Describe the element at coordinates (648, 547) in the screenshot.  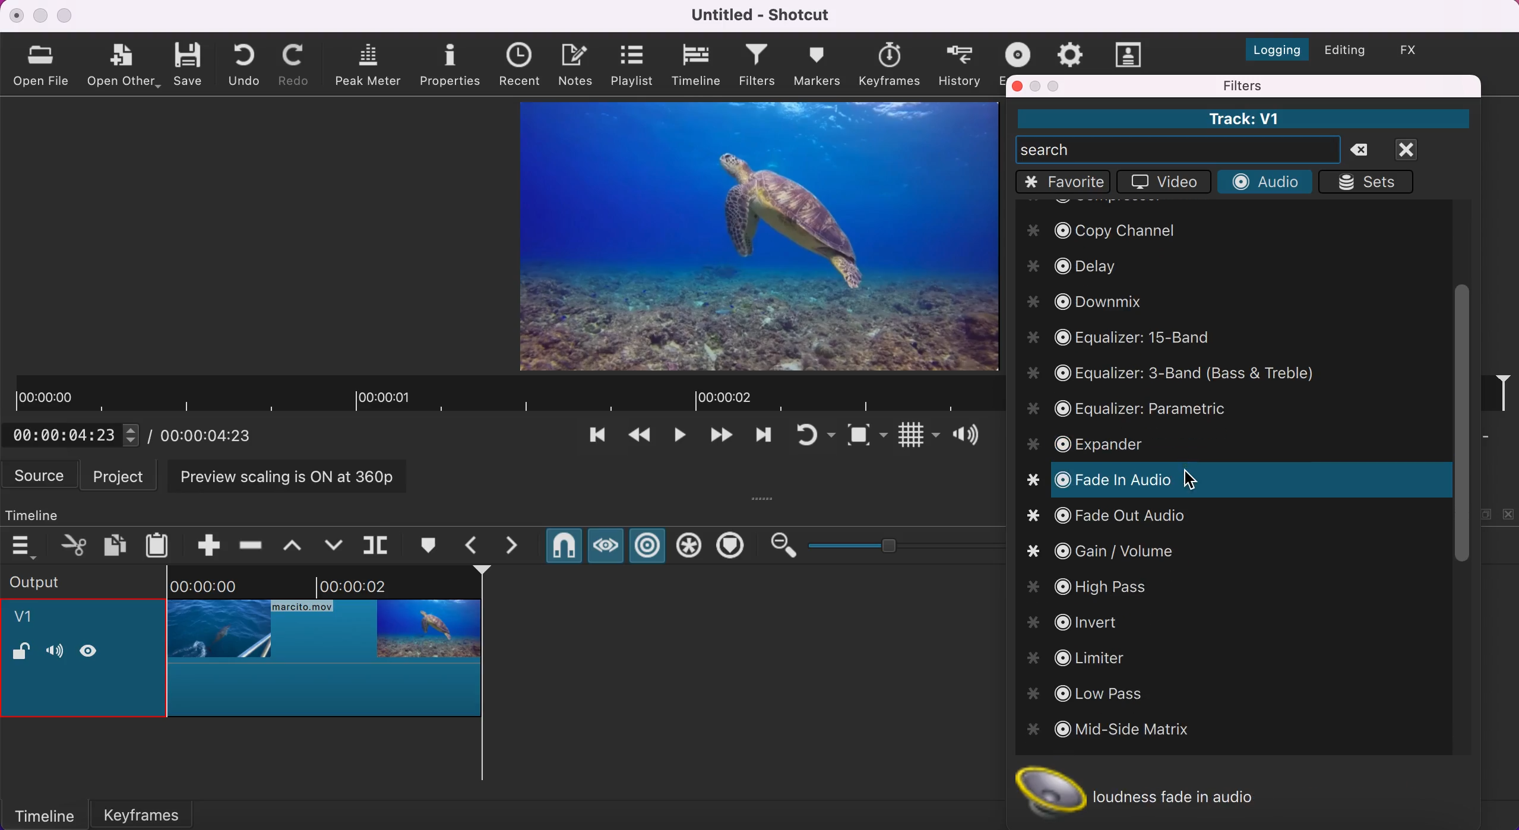
I see `ripple` at that location.